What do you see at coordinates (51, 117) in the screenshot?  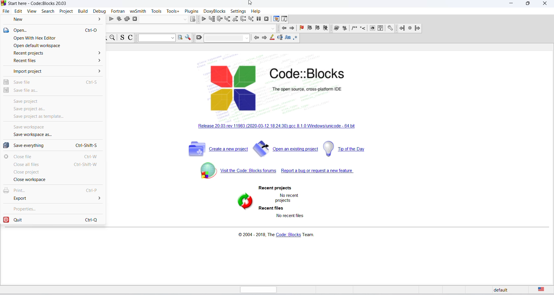 I see `save project as template` at bounding box center [51, 117].